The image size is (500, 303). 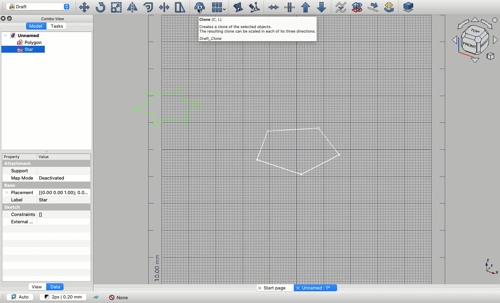 What do you see at coordinates (53, 178) in the screenshot?
I see `Deactivated` at bounding box center [53, 178].